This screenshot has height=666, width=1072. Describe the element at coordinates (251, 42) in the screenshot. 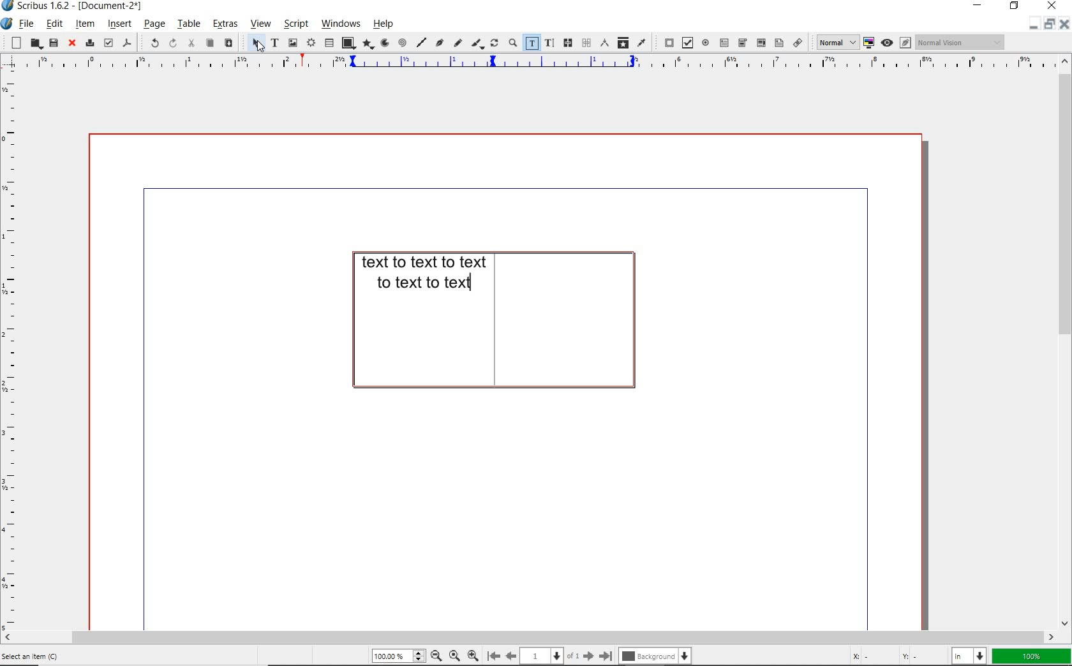

I see `select item` at that location.